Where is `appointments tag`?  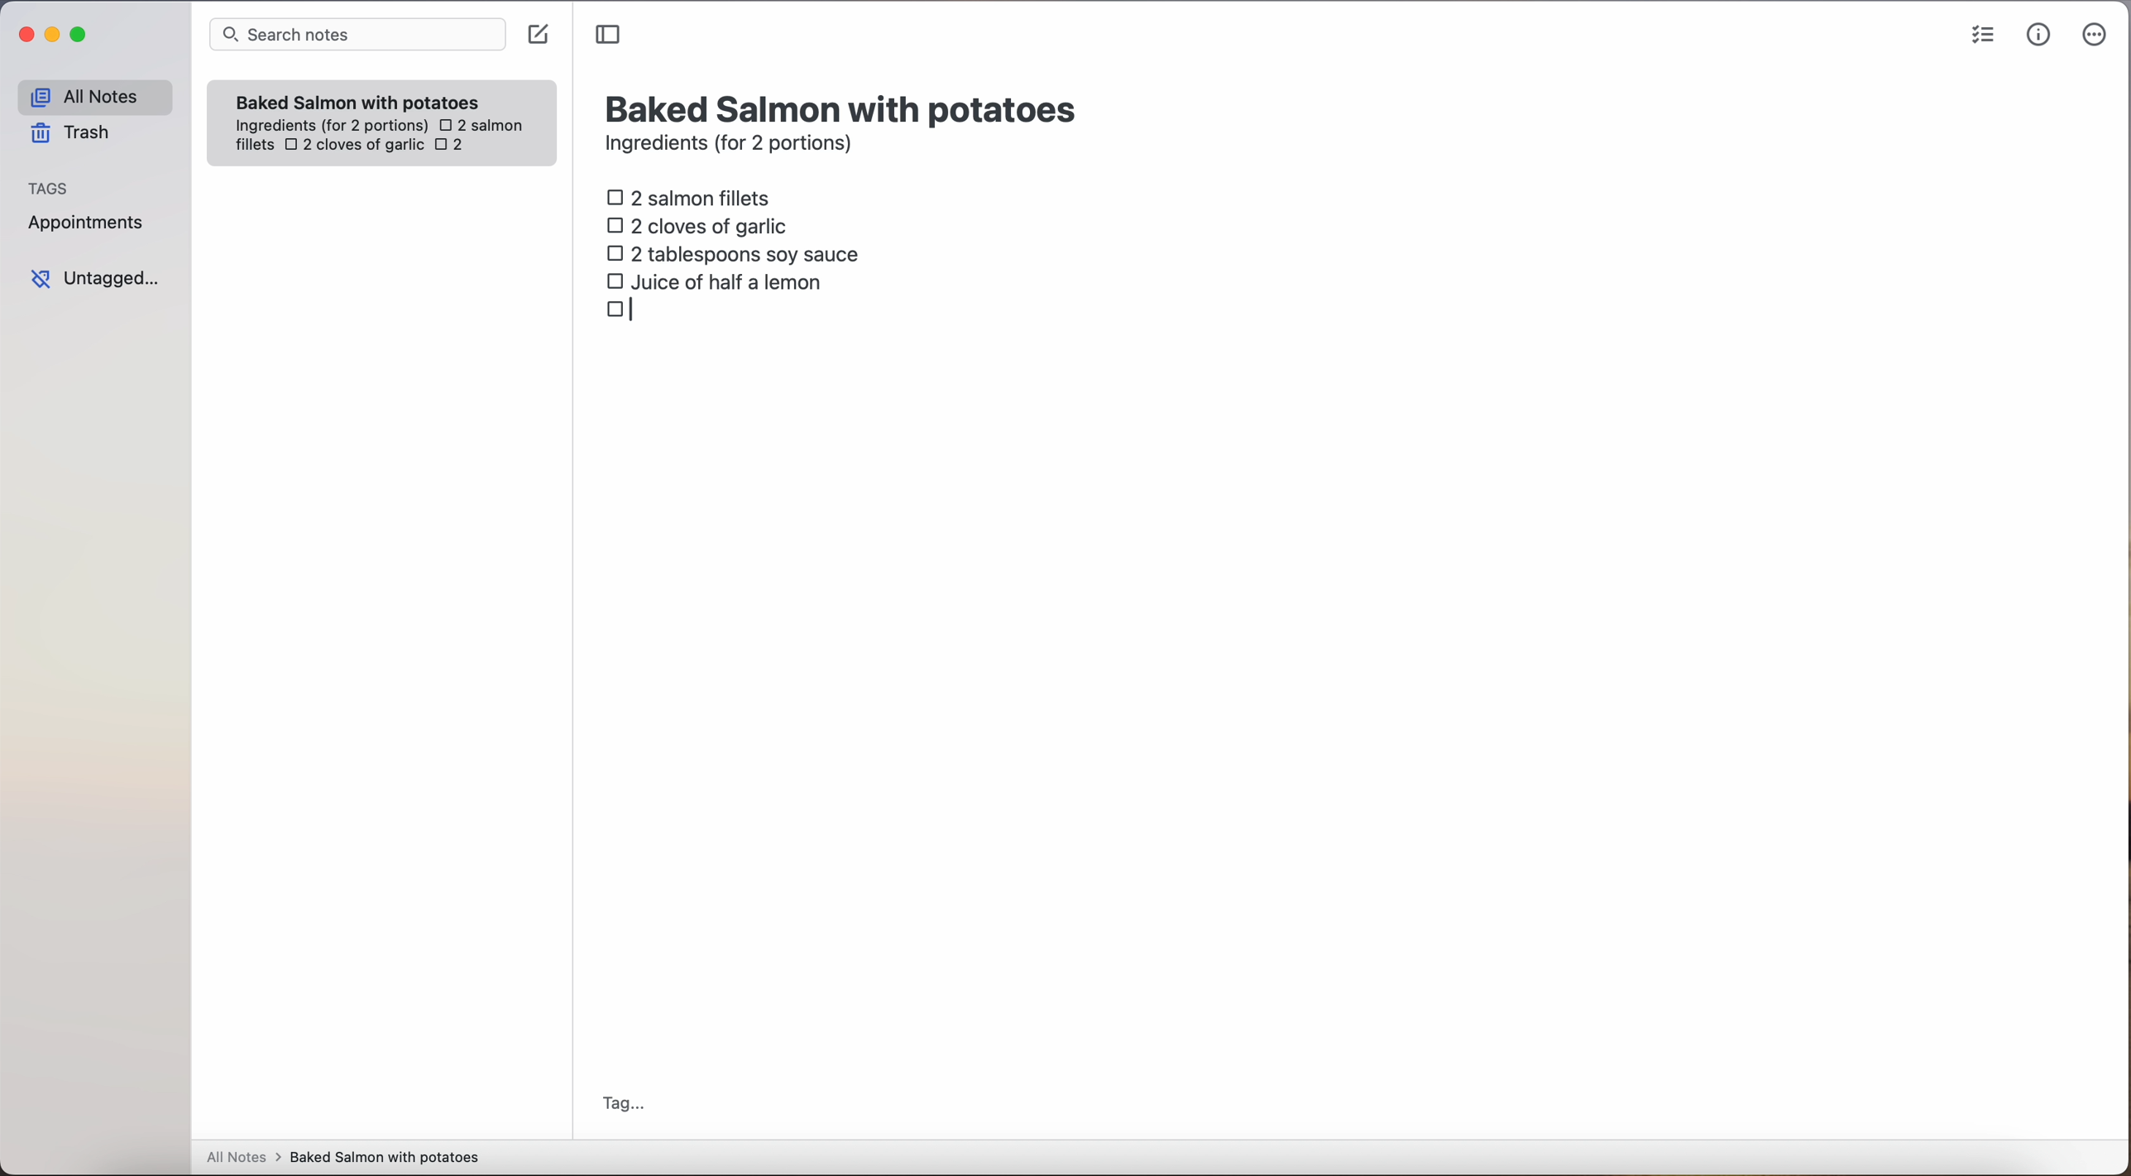
appointments tag is located at coordinates (88, 219).